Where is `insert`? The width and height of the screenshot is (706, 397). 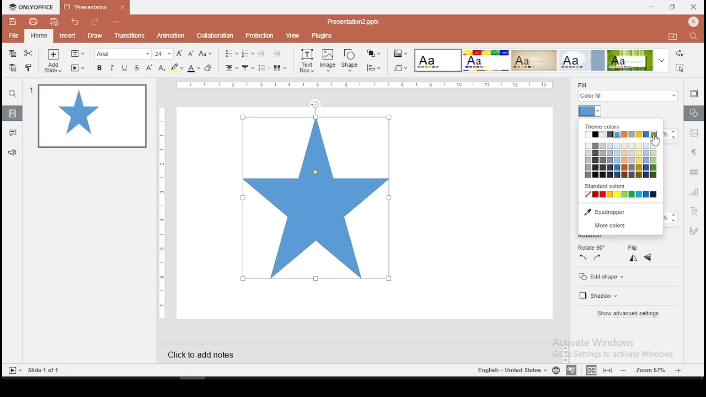
insert is located at coordinates (67, 35).